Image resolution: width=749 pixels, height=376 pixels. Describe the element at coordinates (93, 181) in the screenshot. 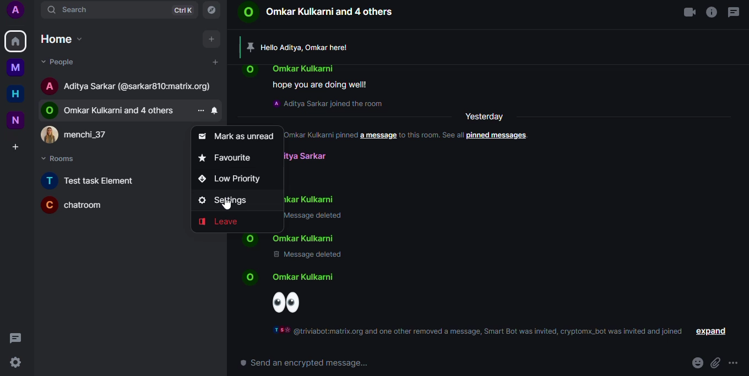

I see `room` at that location.